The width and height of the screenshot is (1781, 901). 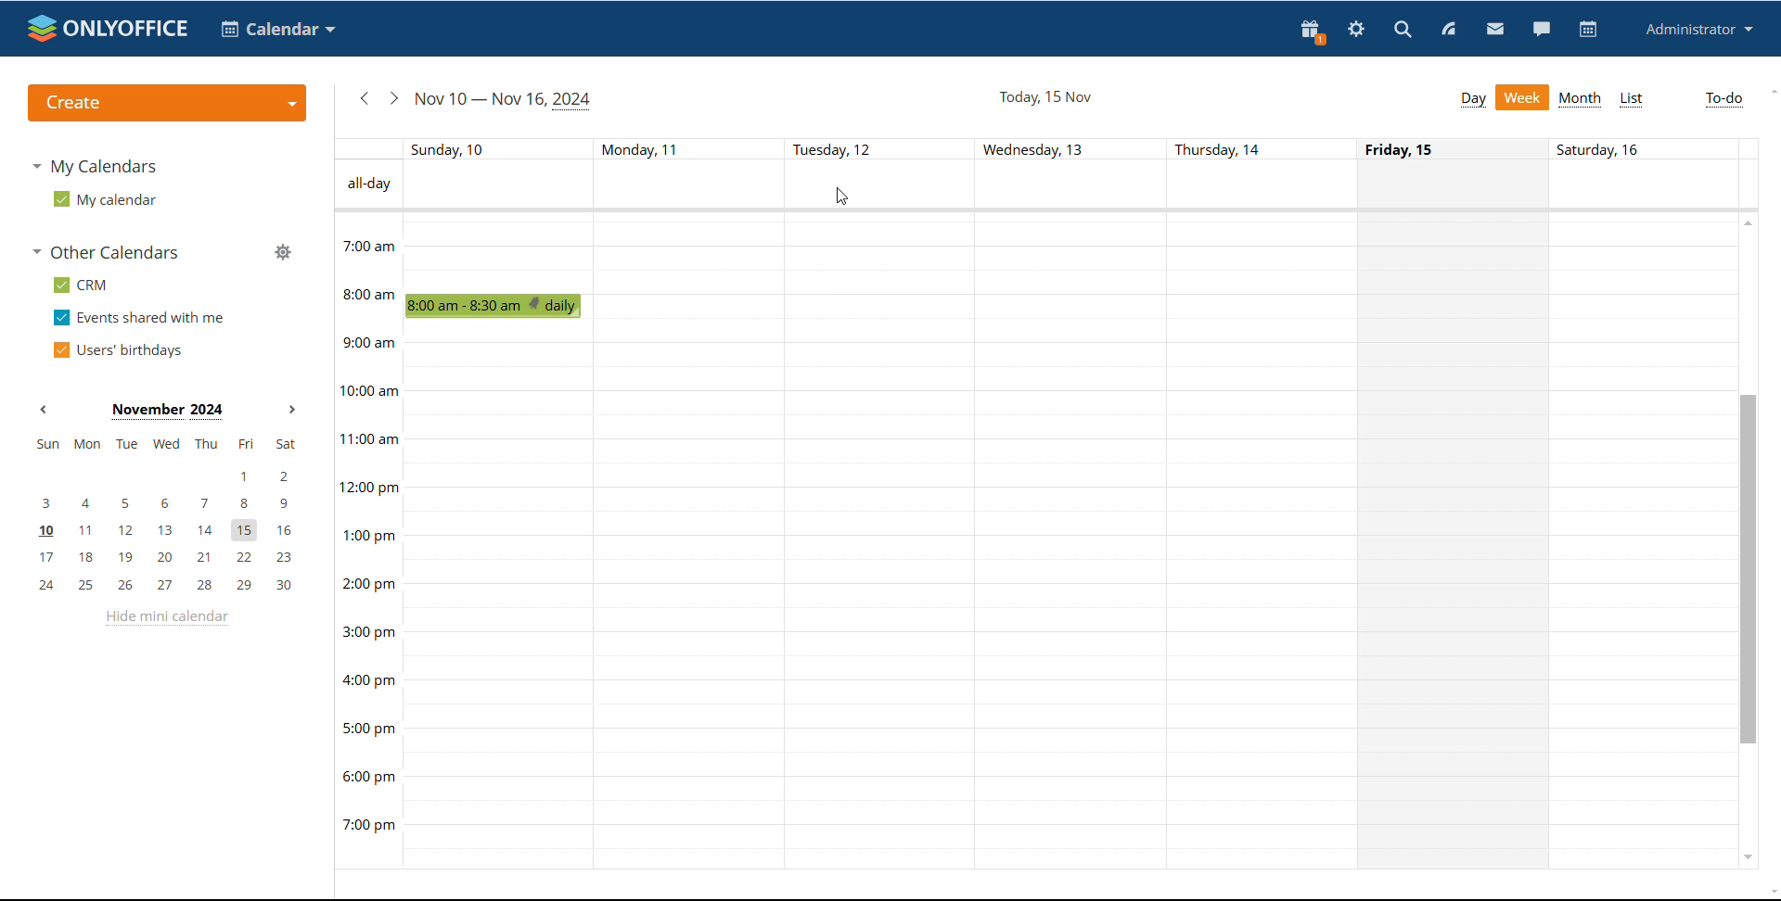 What do you see at coordinates (1770, 893) in the screenshot?
I see `scroll down` at bounding box center [1770, 893].